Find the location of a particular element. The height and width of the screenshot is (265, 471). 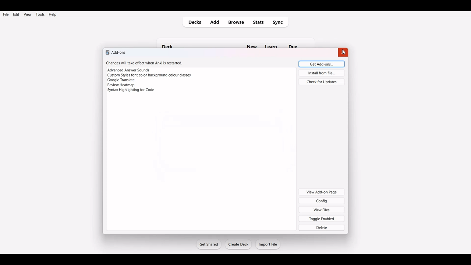

Browse is located at coordinates (236, 22).